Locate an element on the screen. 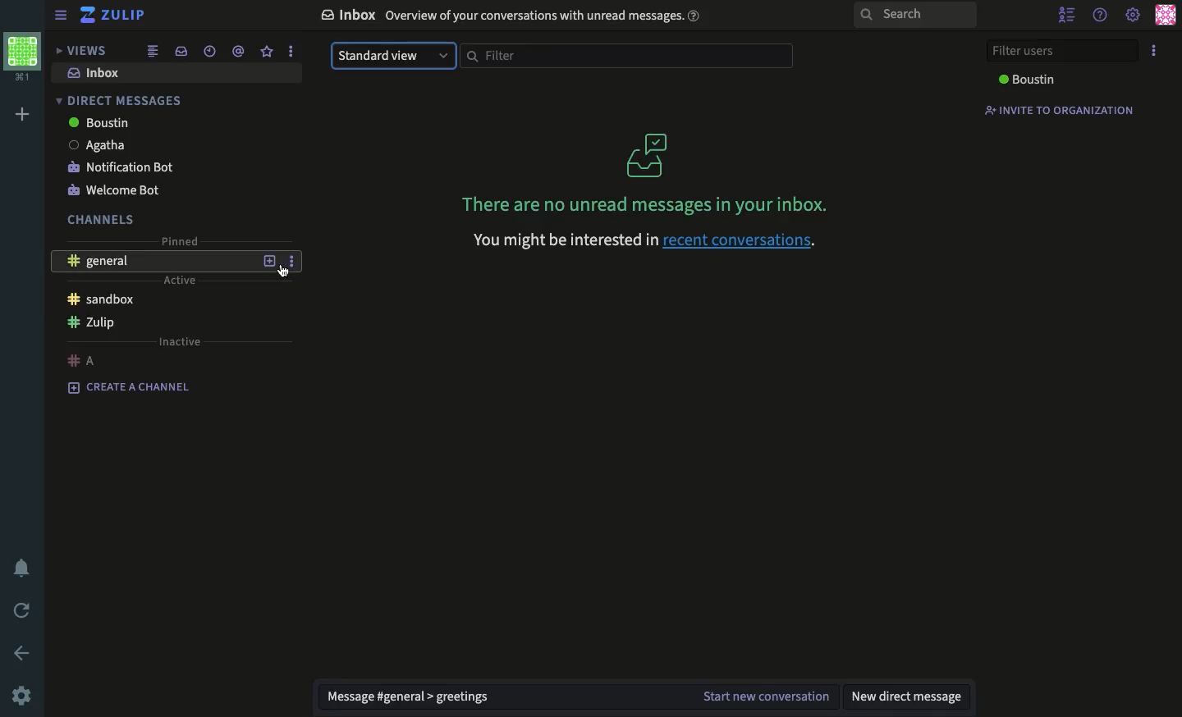 This screenshot has width=1182, height=717. create a channel is located at coordinates (127, 385).